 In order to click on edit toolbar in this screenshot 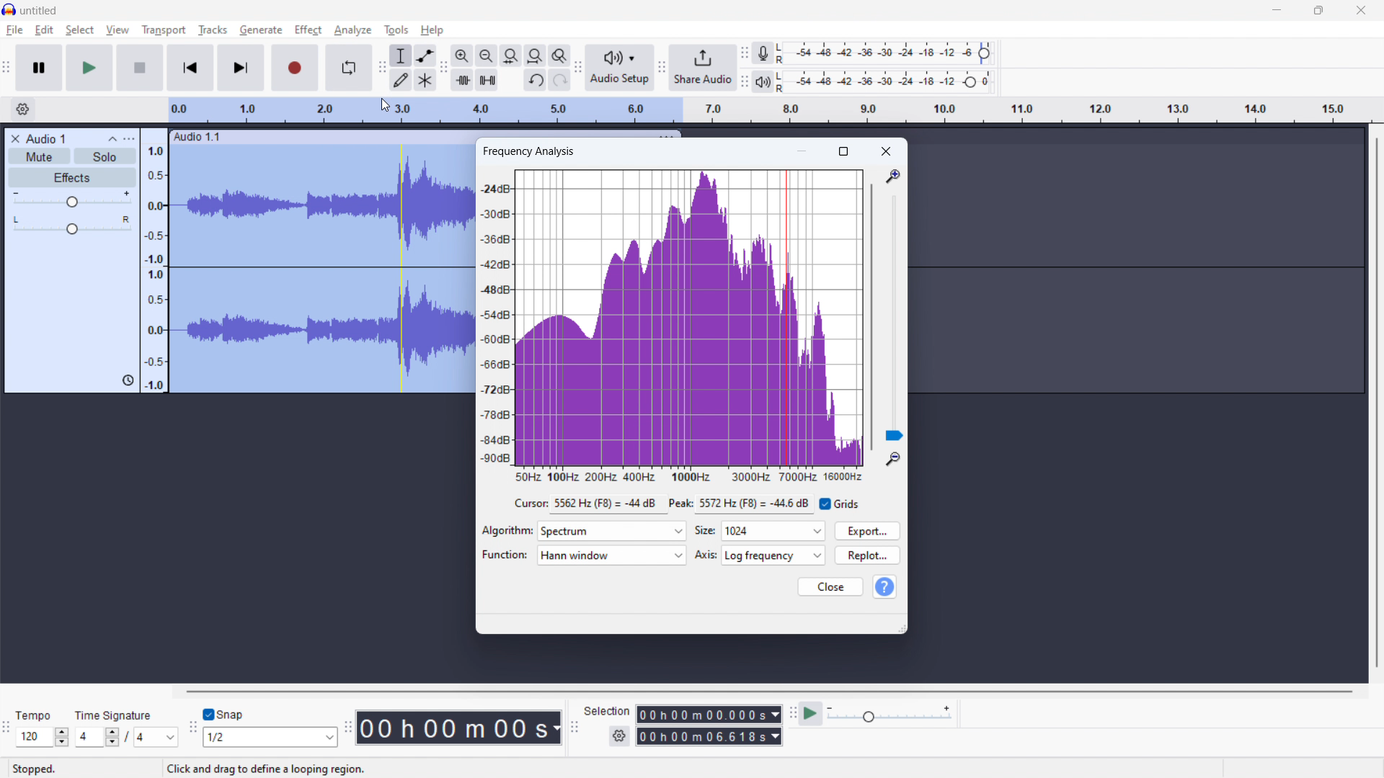, I will do `click(445, 68)`.